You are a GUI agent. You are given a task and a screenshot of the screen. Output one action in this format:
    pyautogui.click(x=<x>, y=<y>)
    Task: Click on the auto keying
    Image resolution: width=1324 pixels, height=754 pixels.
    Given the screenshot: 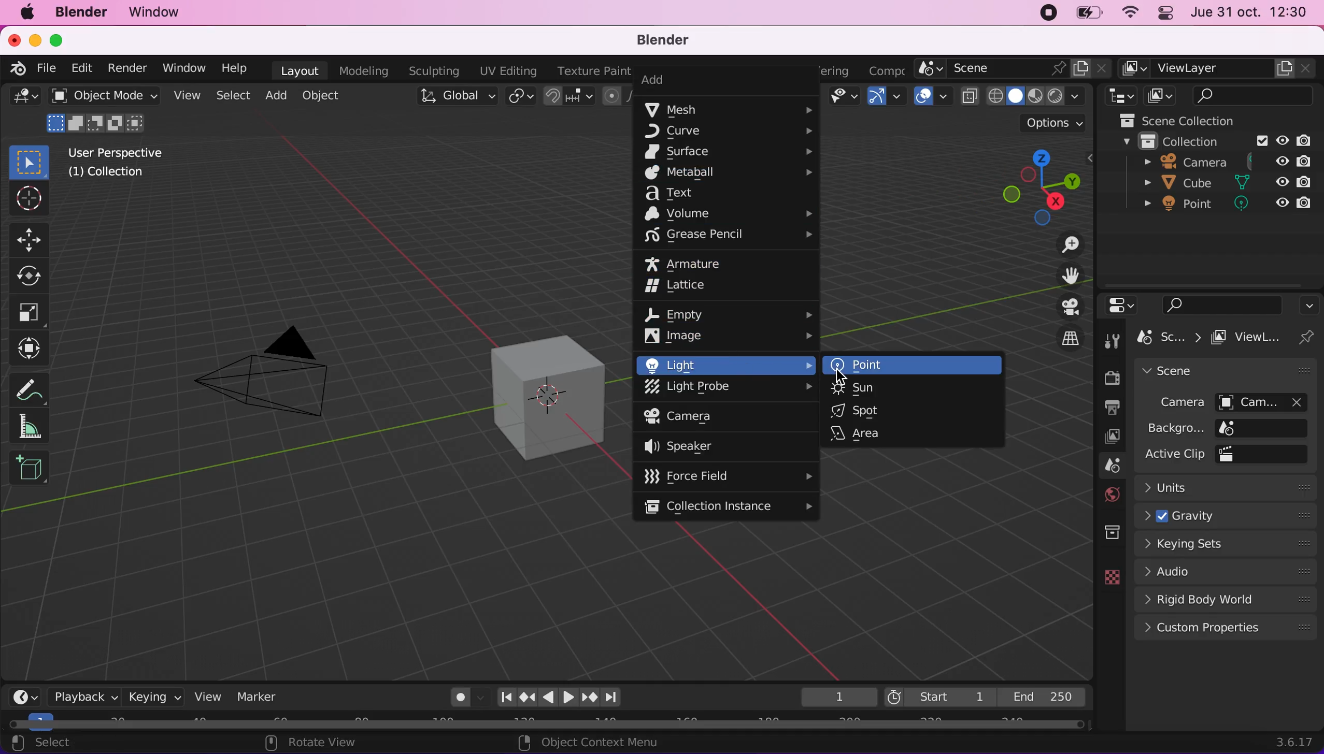 What is the action you would take?
    pyautogui.click(x=454, y=695)
    